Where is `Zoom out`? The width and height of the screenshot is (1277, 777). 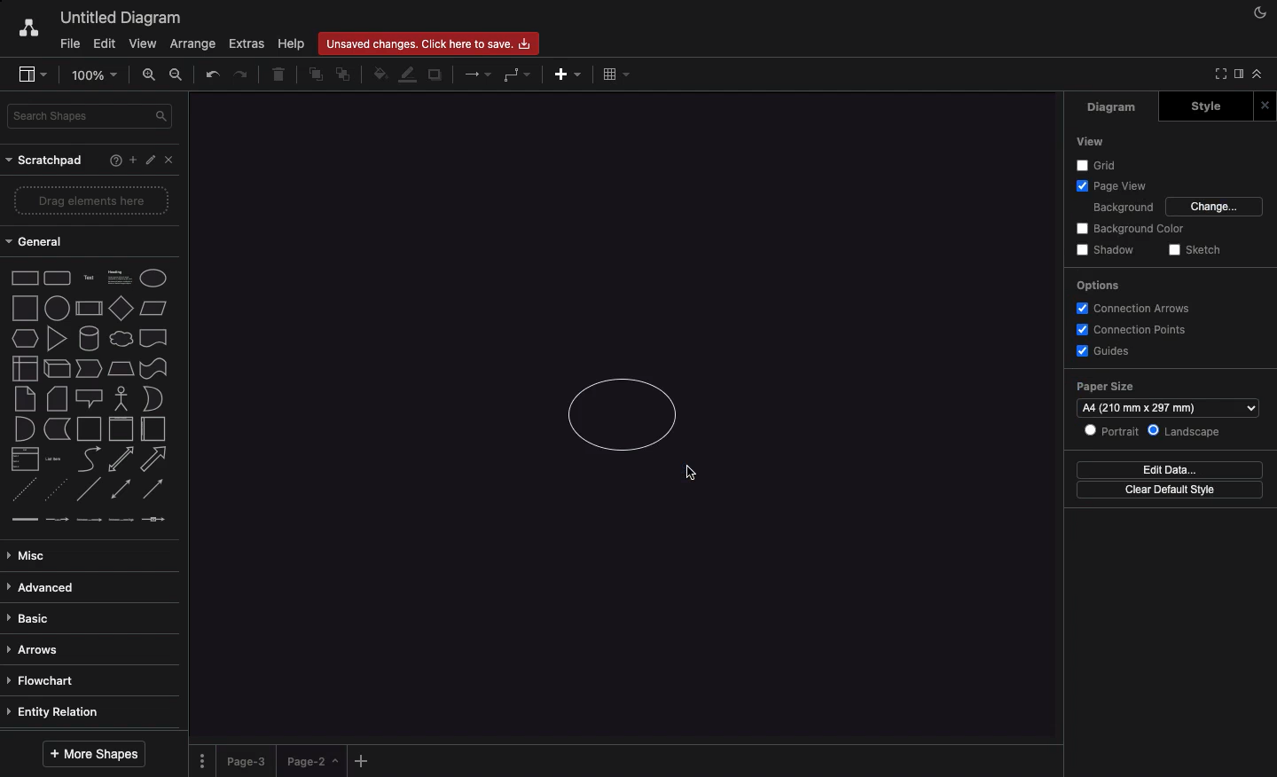
Zoom out is located at coordinates (180, 76).